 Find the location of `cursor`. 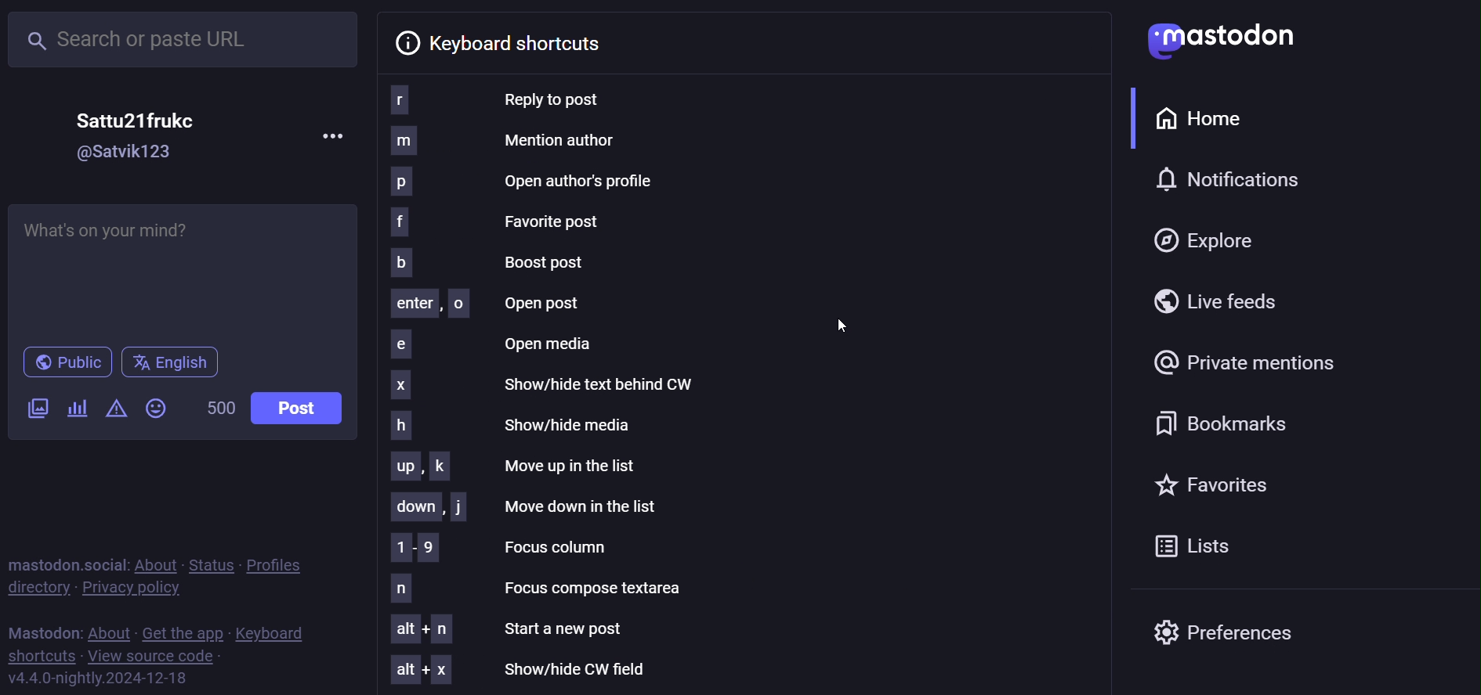

cursor is located at coordinates (838, 326).